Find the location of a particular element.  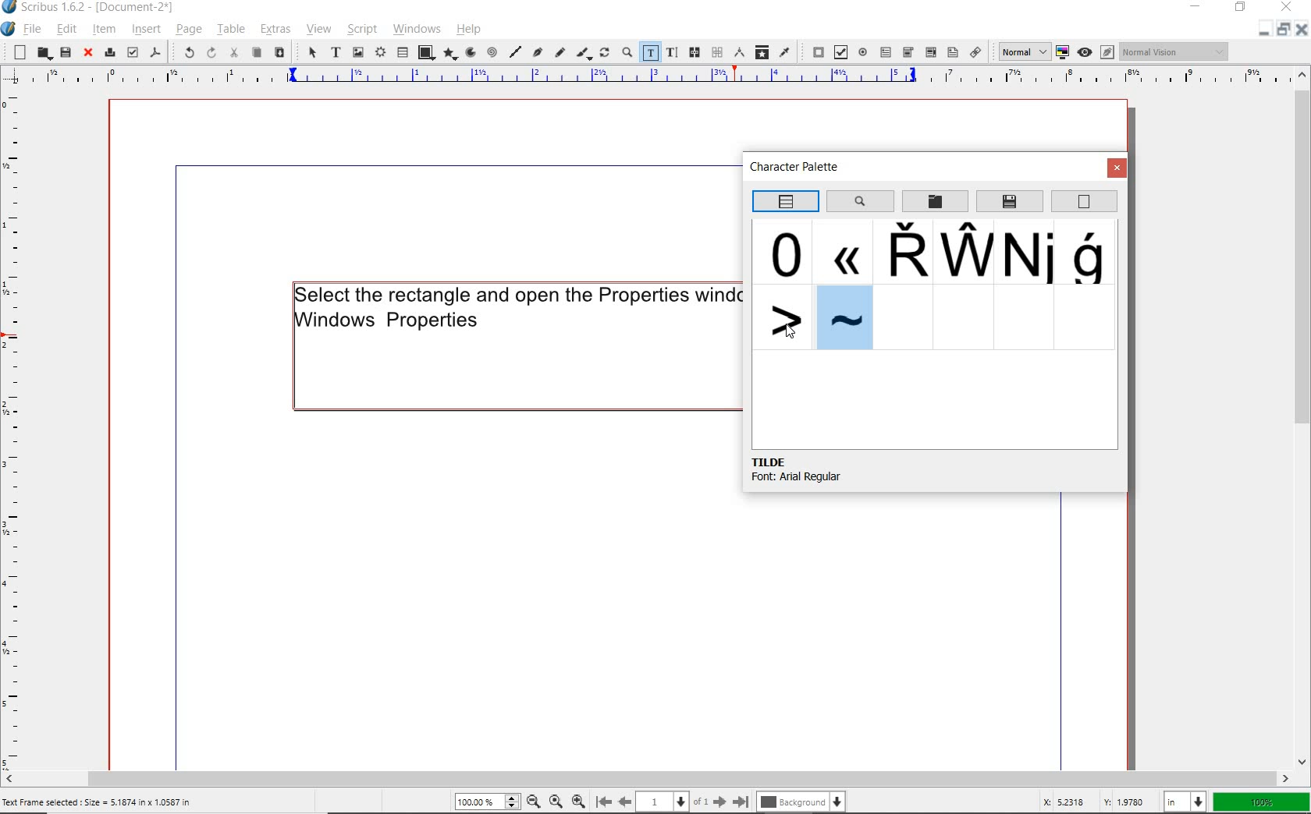

load a character palette is located at coordinates (935, 202).